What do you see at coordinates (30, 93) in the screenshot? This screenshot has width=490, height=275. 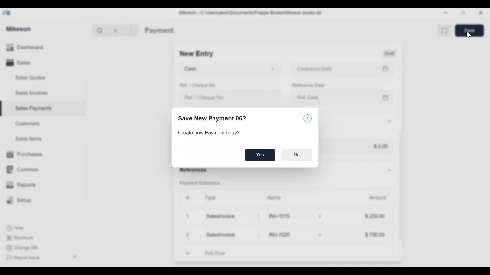 I see `Sales Invoices` at bounding box center [30, 93].